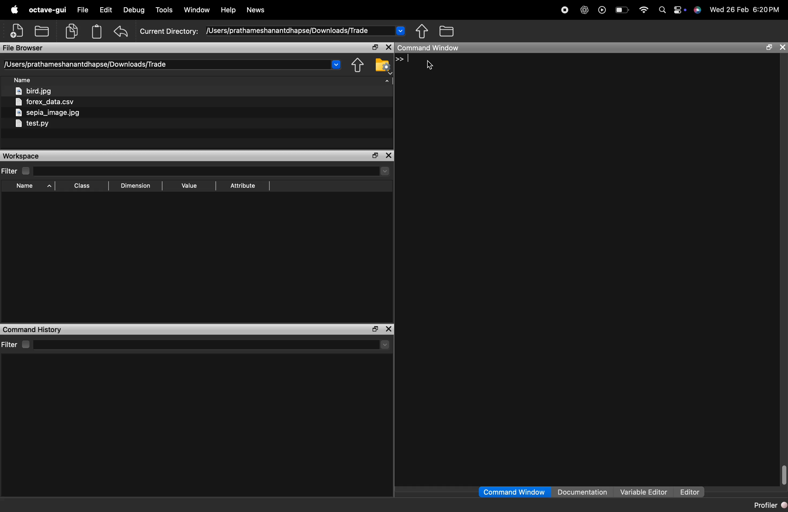 The image size is (788, 512). I want to click on Value, so click(191, 186).